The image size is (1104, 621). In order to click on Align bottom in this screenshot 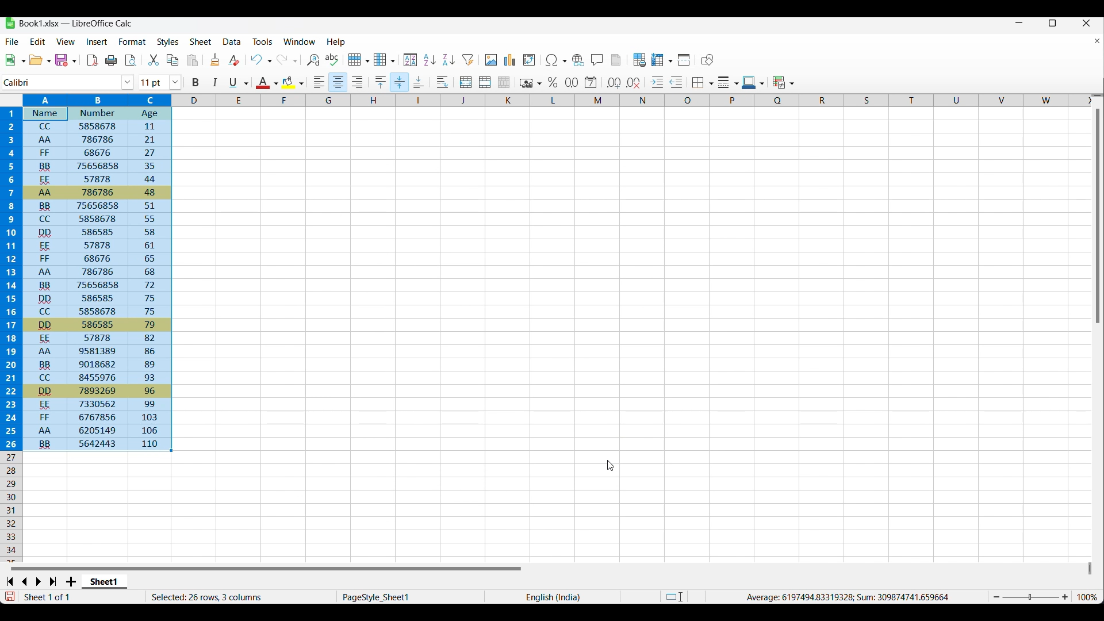, I will do `click(419, 82)`.